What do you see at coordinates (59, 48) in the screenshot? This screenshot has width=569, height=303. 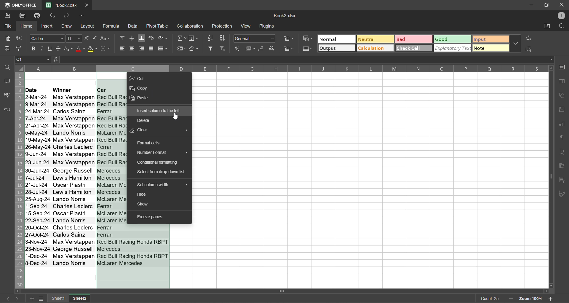 I see `strikethrough` at bounding box center [59, 48].